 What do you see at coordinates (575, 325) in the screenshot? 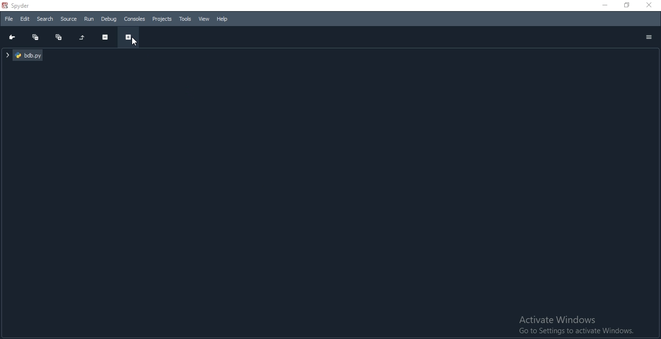
I see `Activate Windows
Go to Settings to activate Windows.` at bounding box center [575, 325].